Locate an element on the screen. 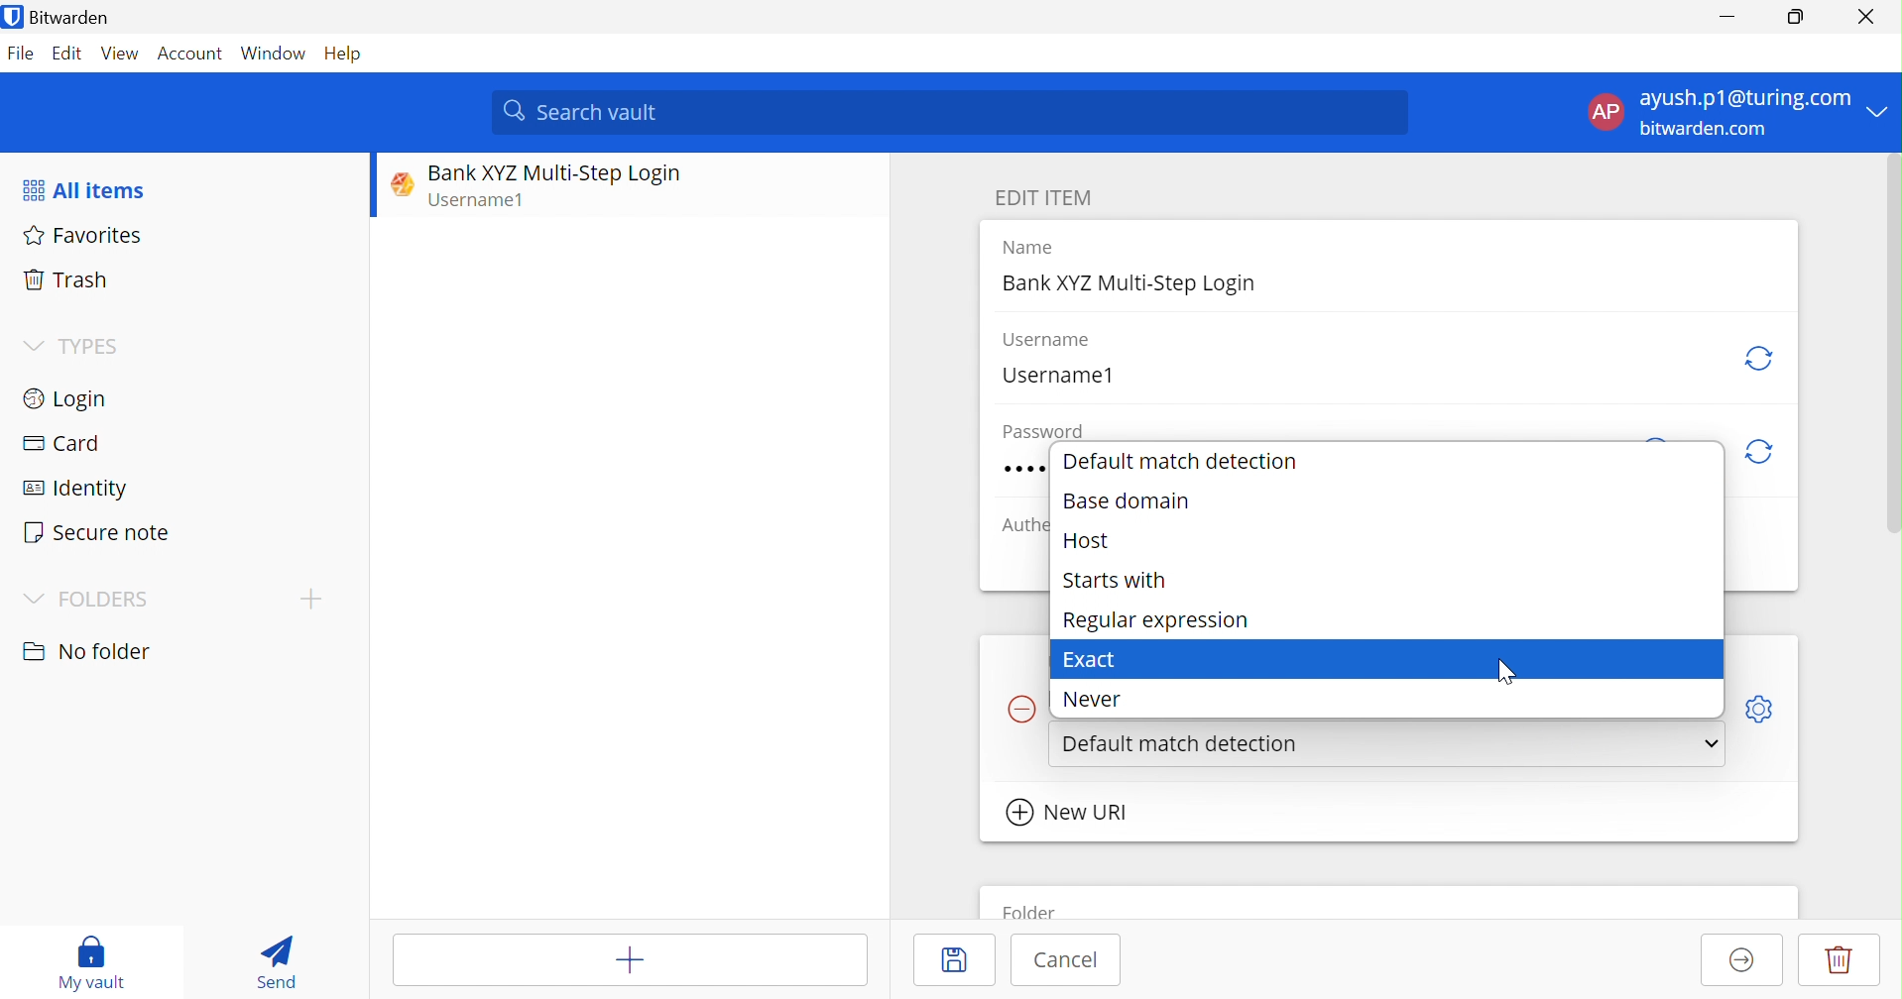 The width and height of the screenshot is (1902, 999). Username1 is located at coordinates (1056, 377).